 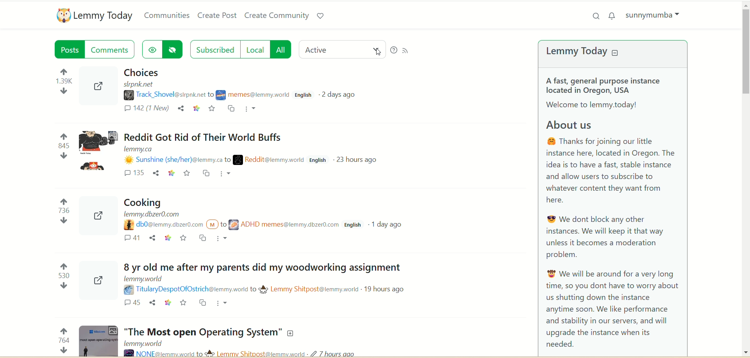 I want to click on search, so click(x=594, y=16).